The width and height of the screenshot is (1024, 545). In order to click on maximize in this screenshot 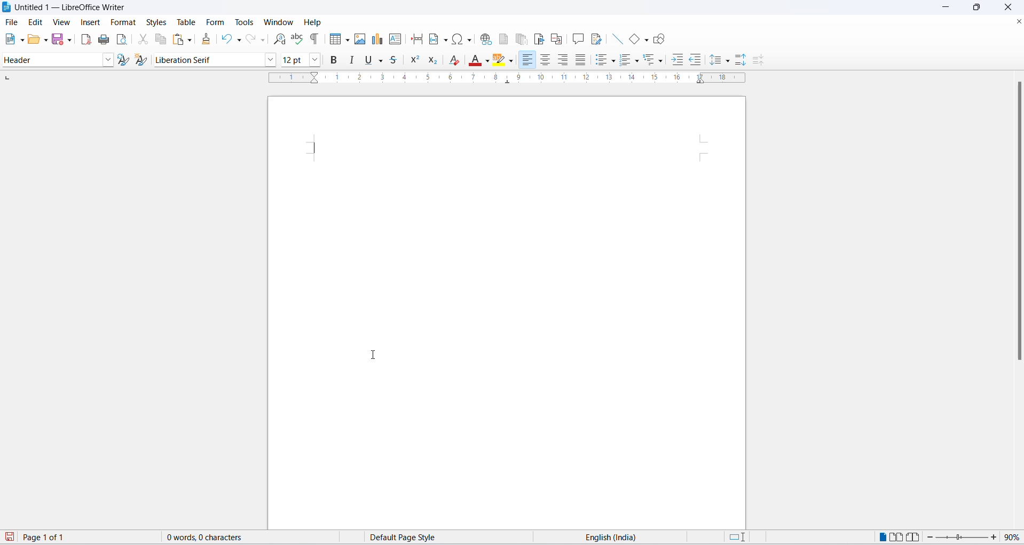, I will do `click(981, 8)`.